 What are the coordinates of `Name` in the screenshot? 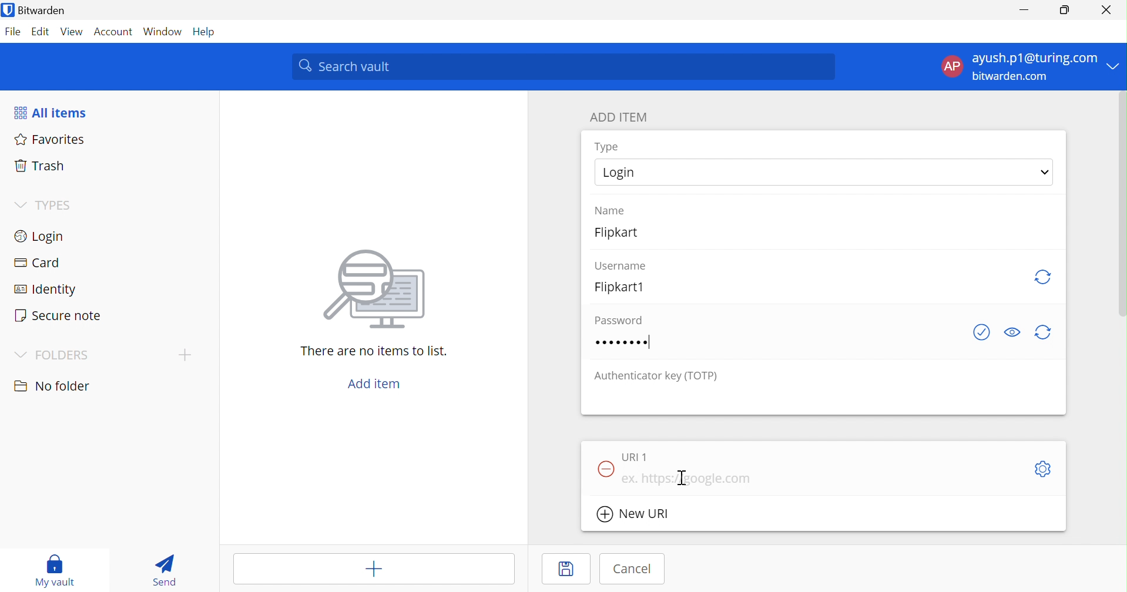 It's located at (612, 209).